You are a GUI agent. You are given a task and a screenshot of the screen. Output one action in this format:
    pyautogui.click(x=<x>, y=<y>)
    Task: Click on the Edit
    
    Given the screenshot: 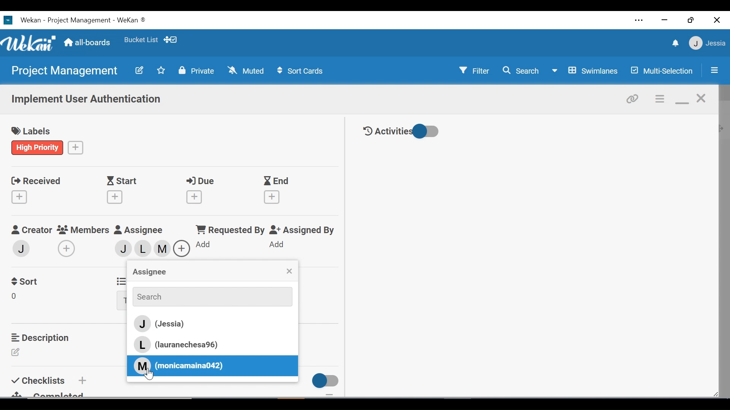 What is the action you would take?
    pyautogui.click(x=139, y=70)
    